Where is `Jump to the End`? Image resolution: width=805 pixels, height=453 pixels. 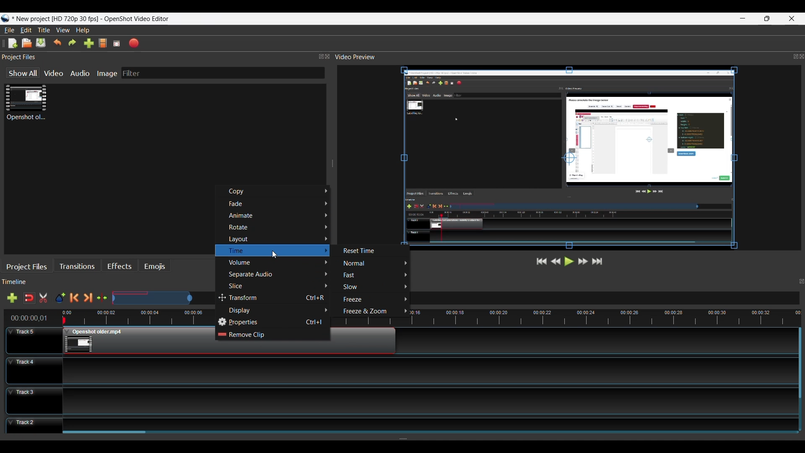
Jump to the End is located at coordinates (598, 262).